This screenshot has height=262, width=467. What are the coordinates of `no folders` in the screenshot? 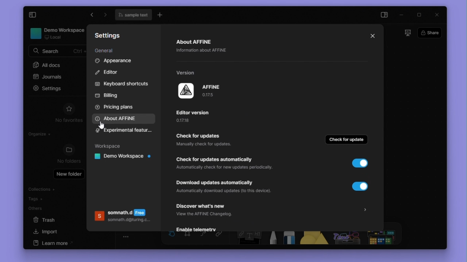 It's located at (69, 162).